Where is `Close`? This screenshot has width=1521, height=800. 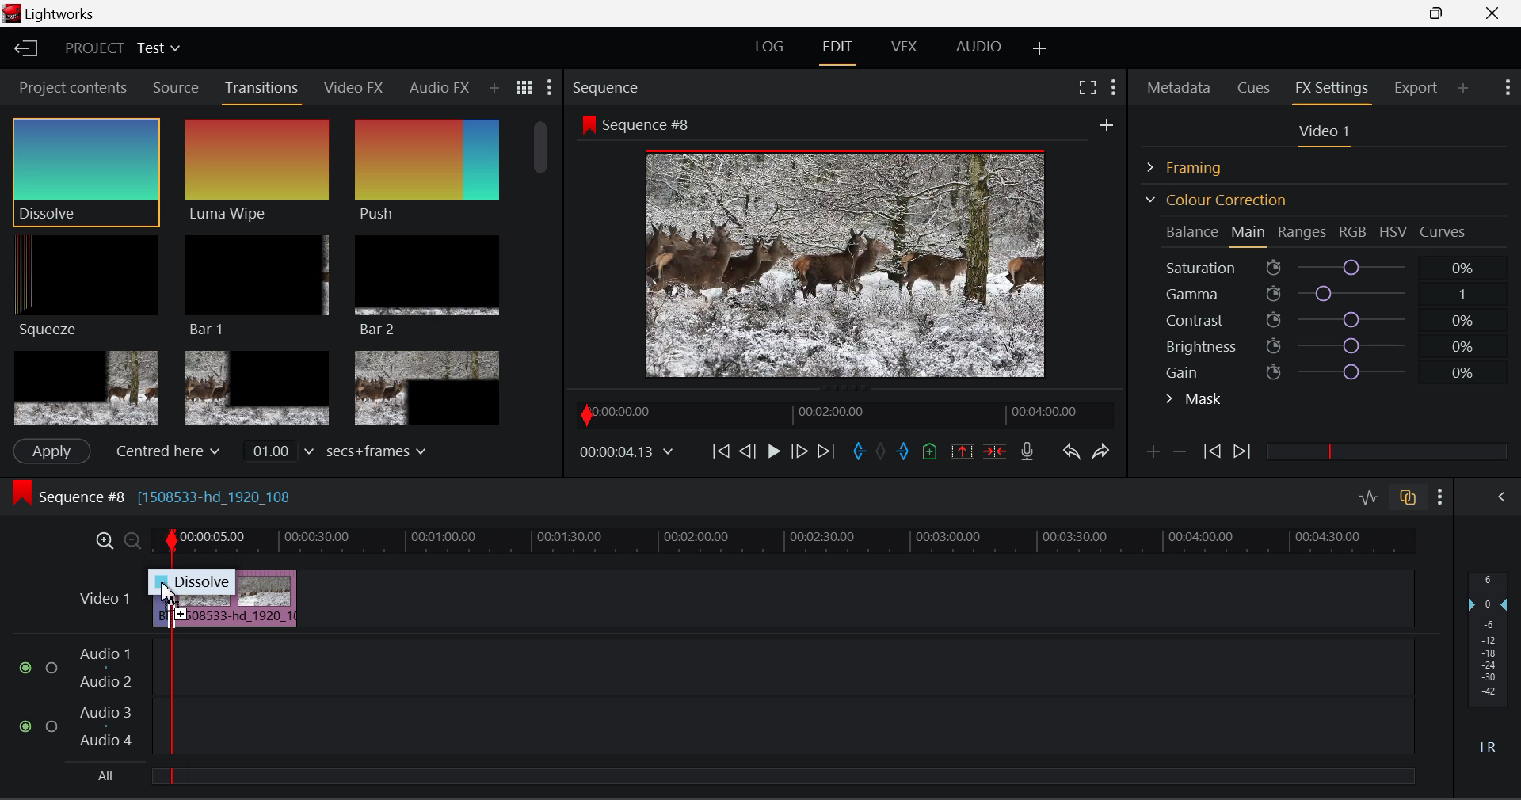
Close is located at coordinates (1496, 13).